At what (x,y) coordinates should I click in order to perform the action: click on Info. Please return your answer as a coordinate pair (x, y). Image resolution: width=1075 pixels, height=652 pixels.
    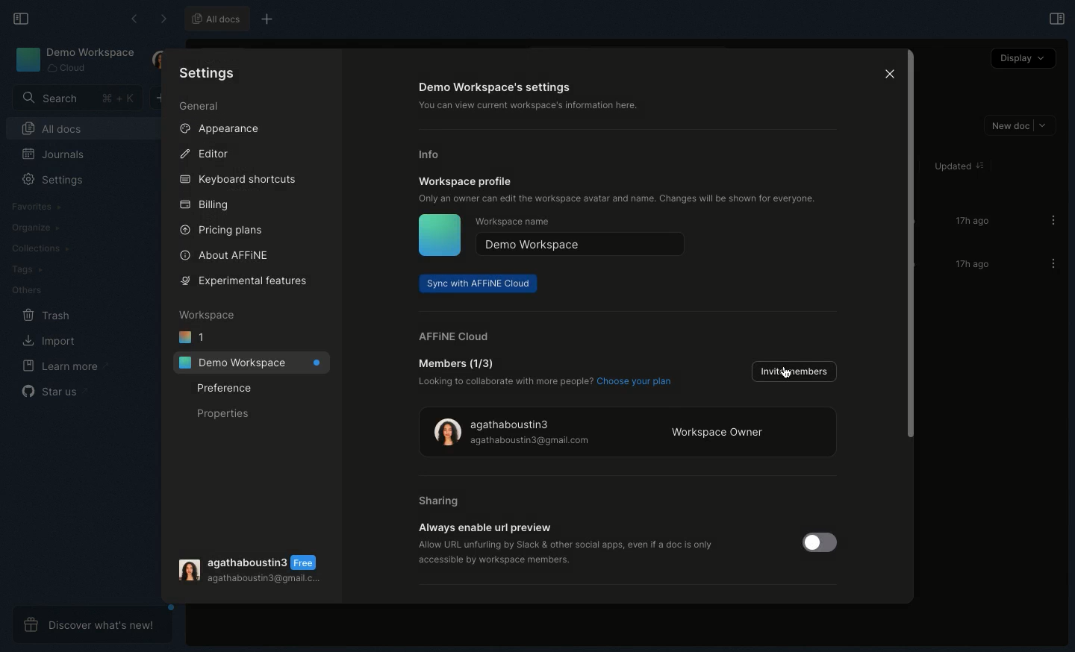
    Looking at the image, I should click on (434, 154).